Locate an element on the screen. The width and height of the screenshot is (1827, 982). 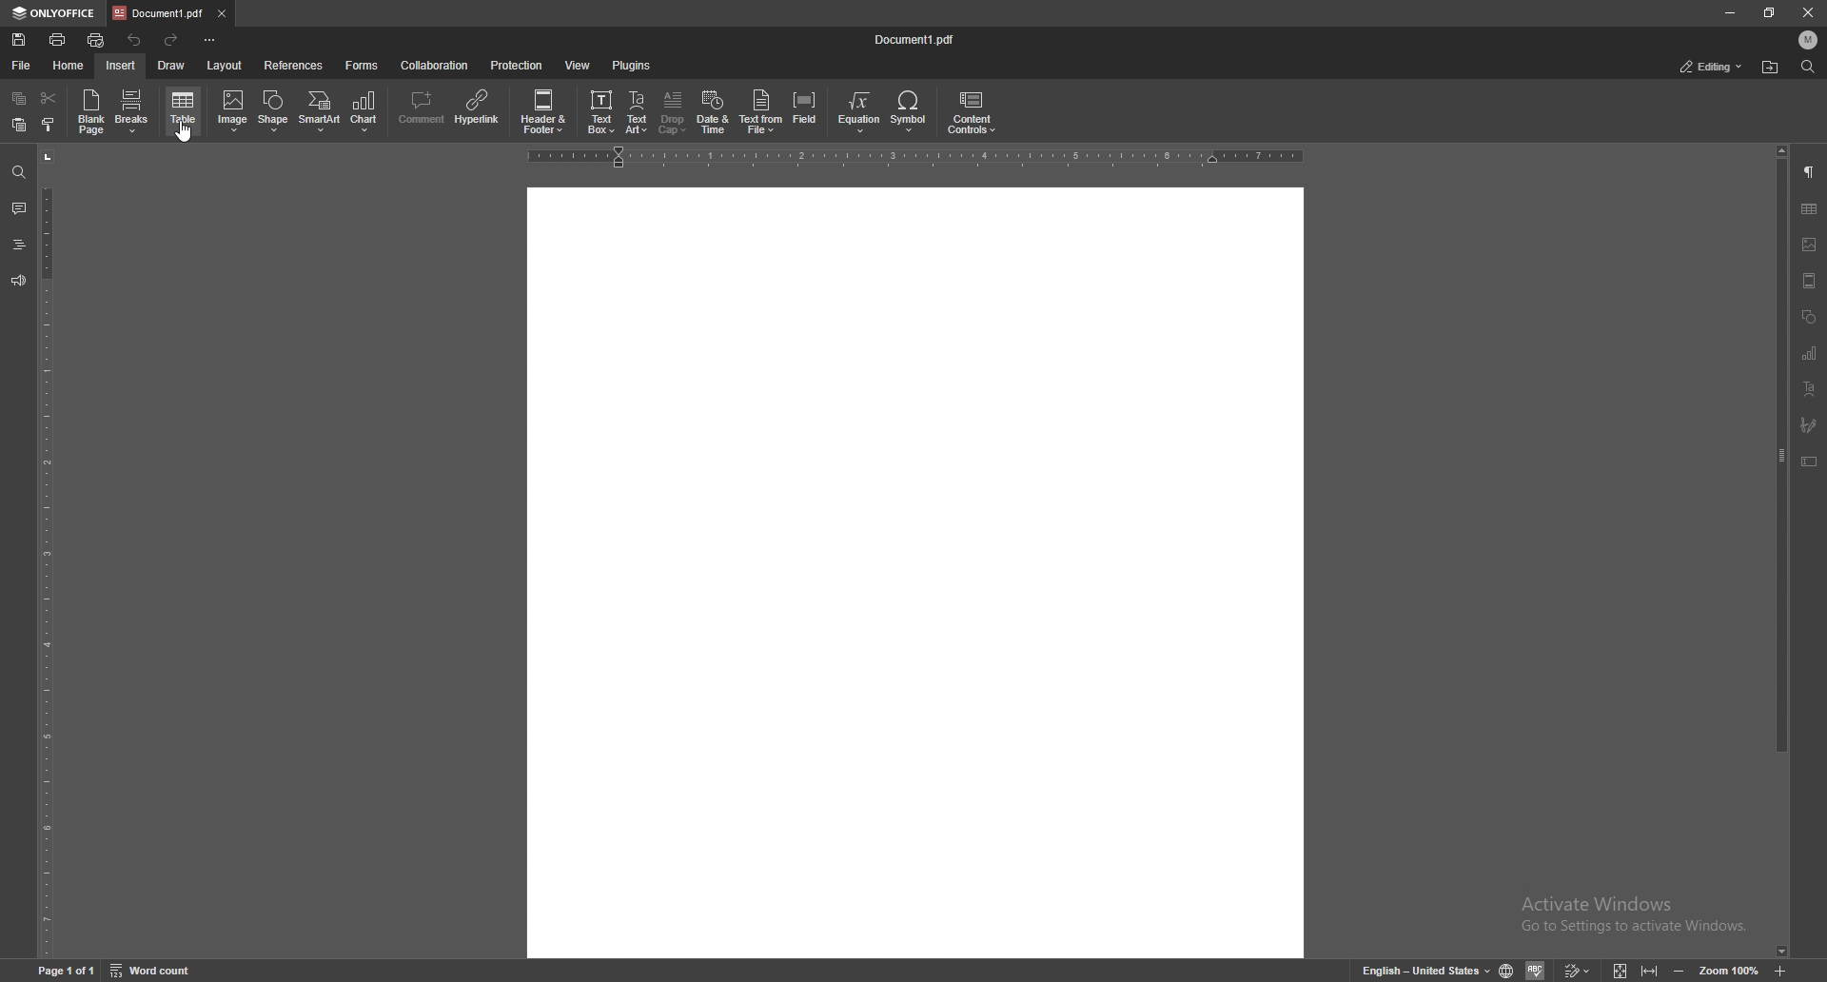
tab is located at coordinates (159, 12).